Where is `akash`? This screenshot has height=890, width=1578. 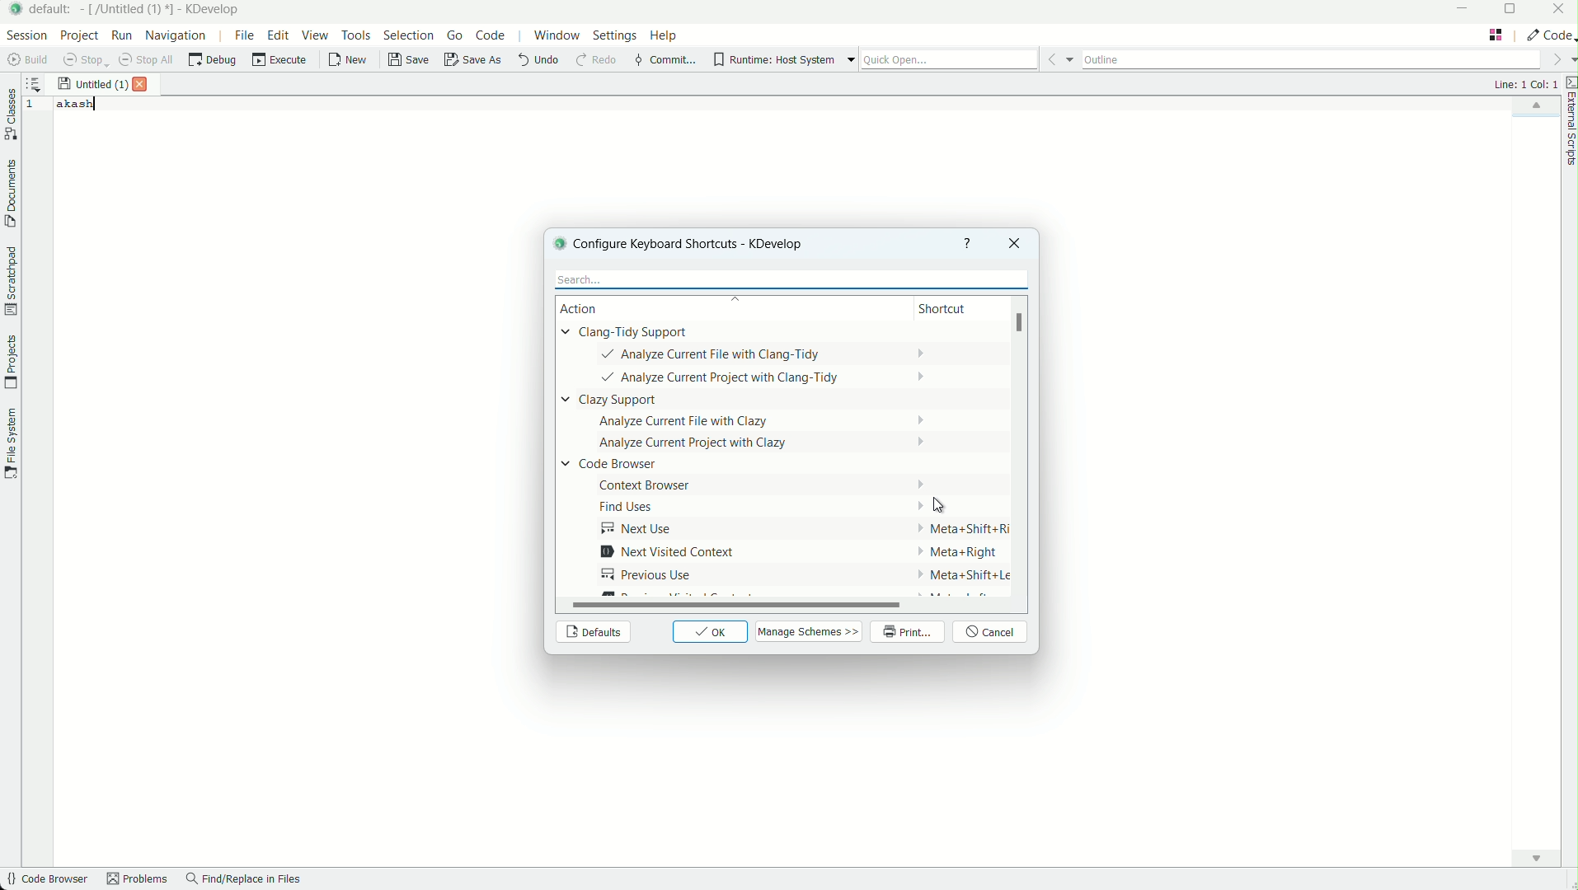
akash is located at coordinates (77, 104).